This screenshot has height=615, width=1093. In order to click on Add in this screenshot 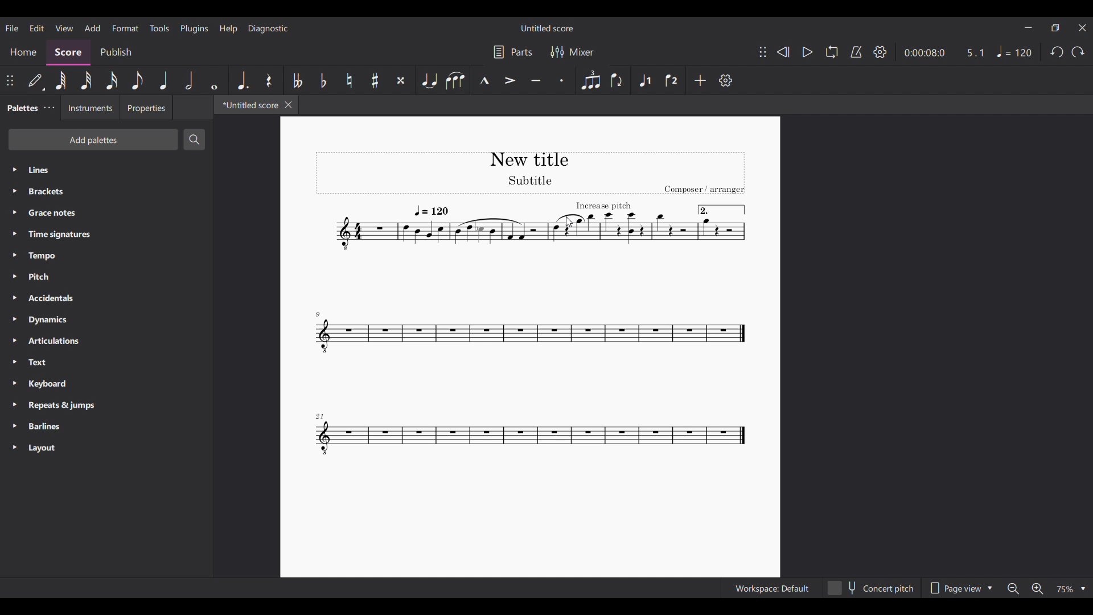, I will do `click(700, 80)`.